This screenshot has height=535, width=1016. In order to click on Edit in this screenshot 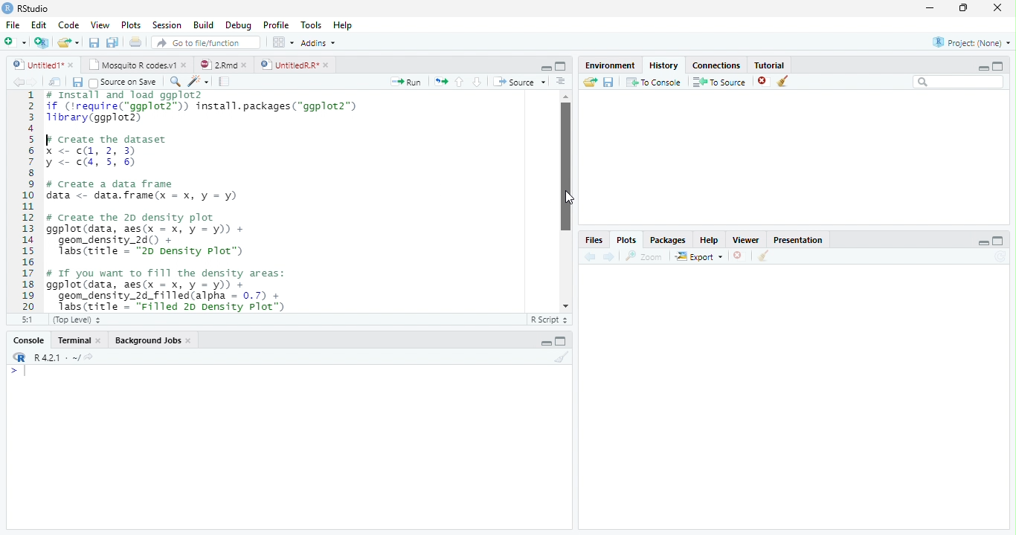, I will do `click(39, 25)`.